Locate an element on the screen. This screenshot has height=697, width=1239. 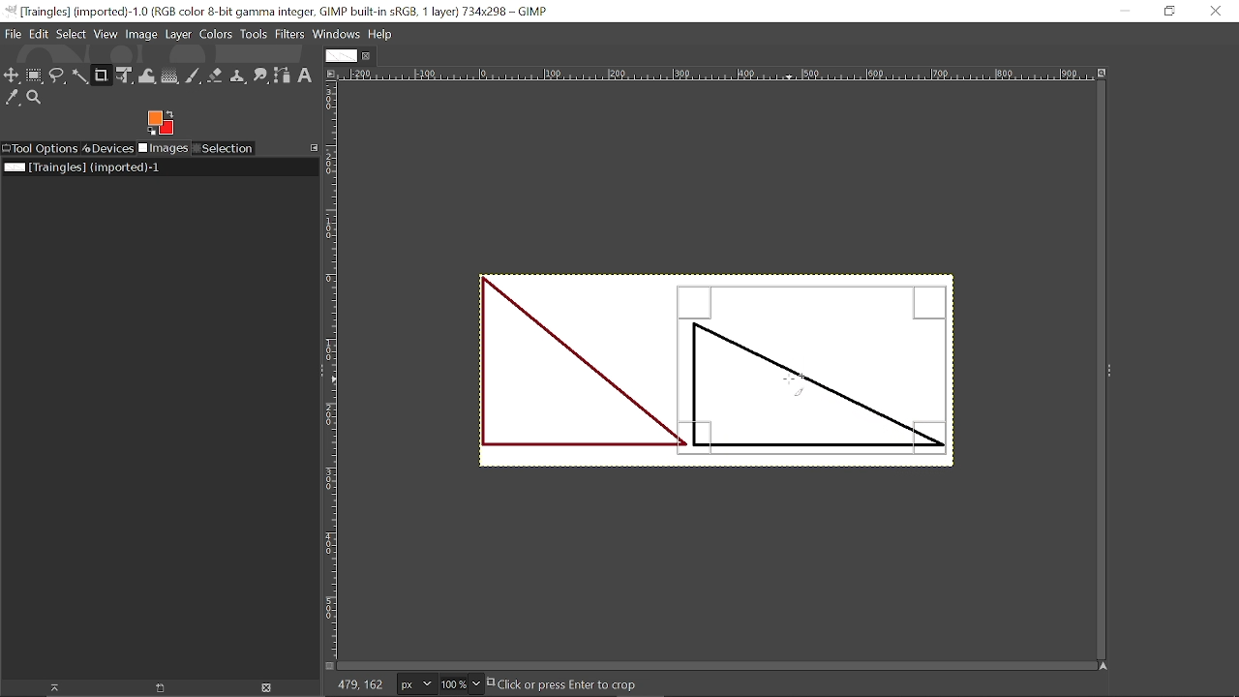
Delete image is located at coordinates (272, 688).